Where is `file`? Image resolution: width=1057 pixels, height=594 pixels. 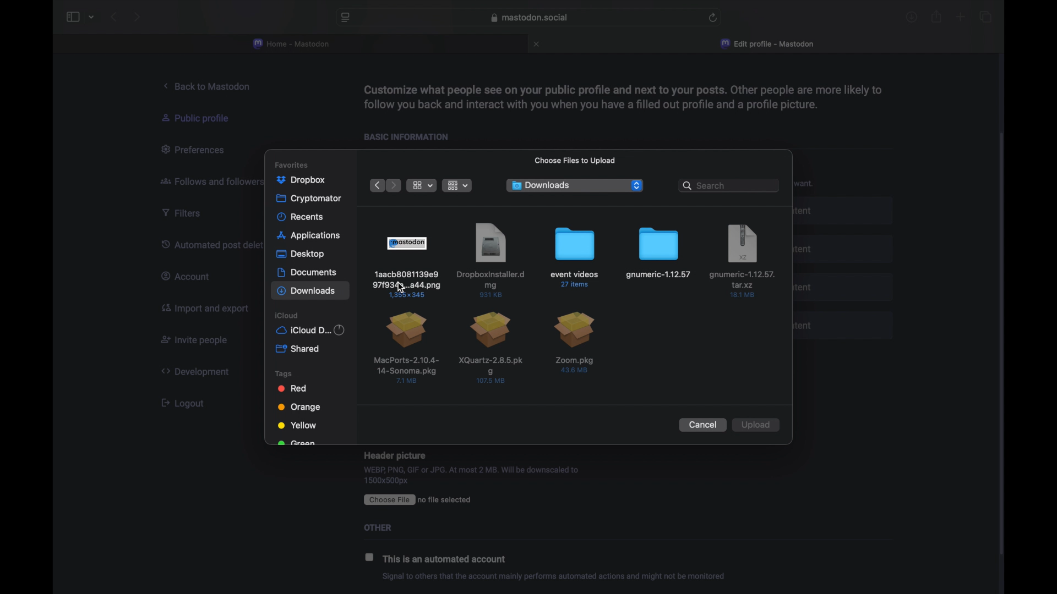
file is located at coordinates (575, 257).